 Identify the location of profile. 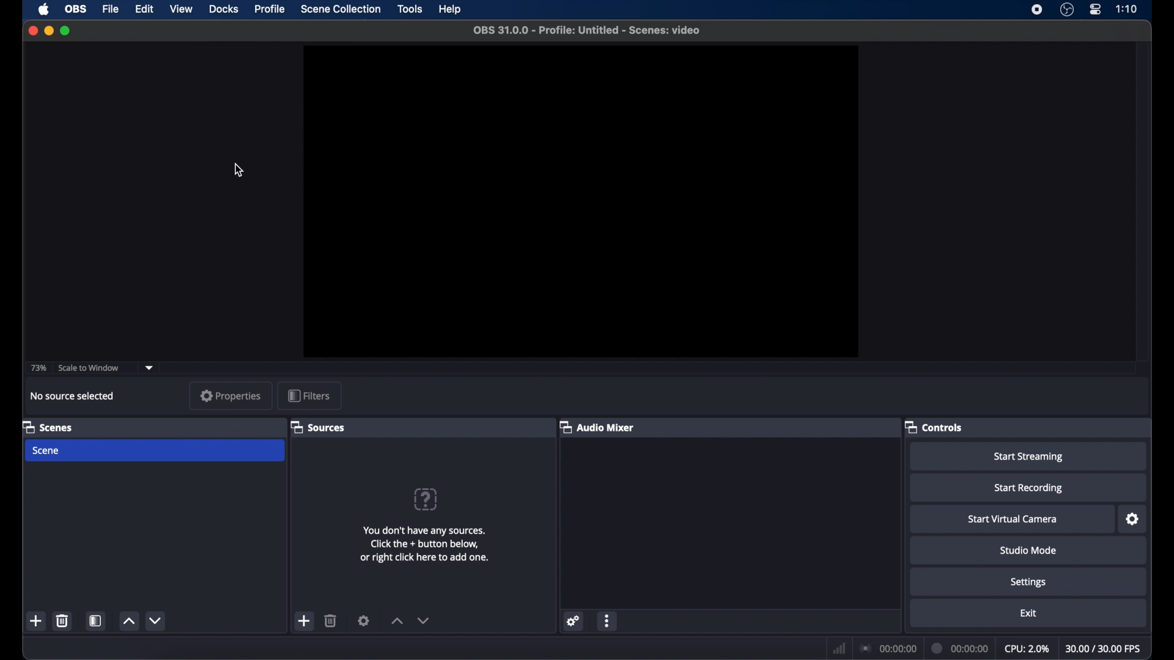
(271, 9).